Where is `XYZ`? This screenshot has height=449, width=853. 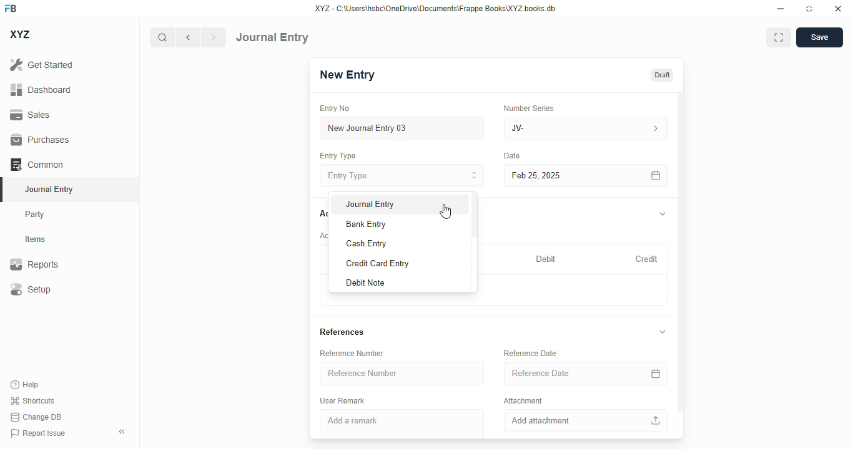 XYZ is located at coordinates (21, 34).